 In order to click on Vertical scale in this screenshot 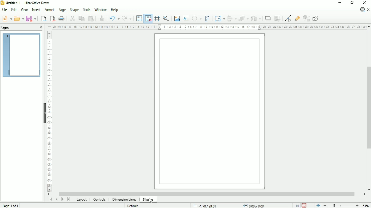, I will do `click(50, 112)`.